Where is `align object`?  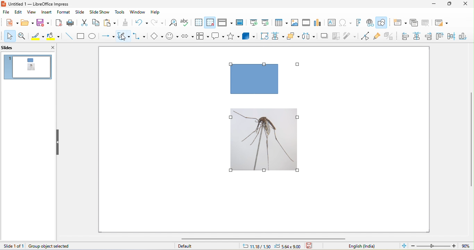 align object is located at coordinates (278, 37).